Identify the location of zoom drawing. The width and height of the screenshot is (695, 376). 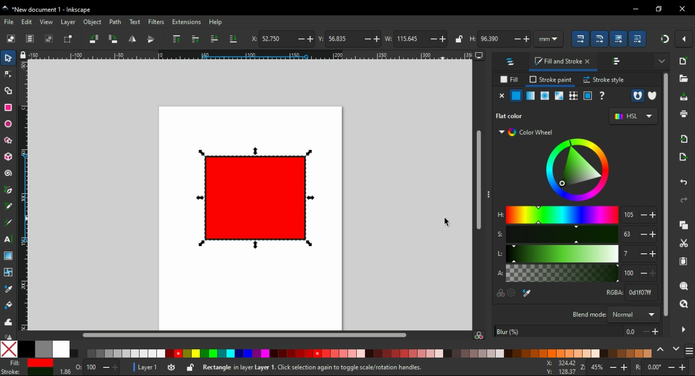
(683, 305).